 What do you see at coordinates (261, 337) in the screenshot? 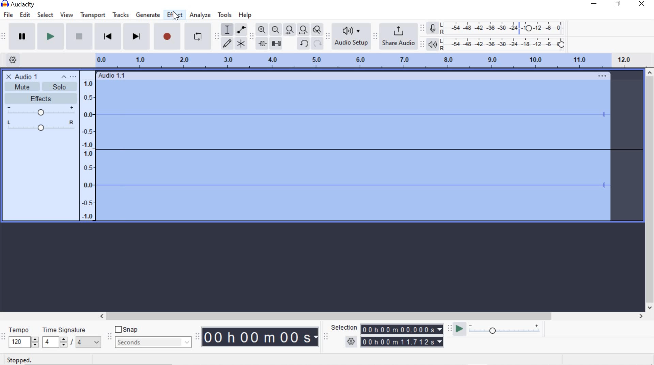
I see `Time` at bounding box center [261, 337].